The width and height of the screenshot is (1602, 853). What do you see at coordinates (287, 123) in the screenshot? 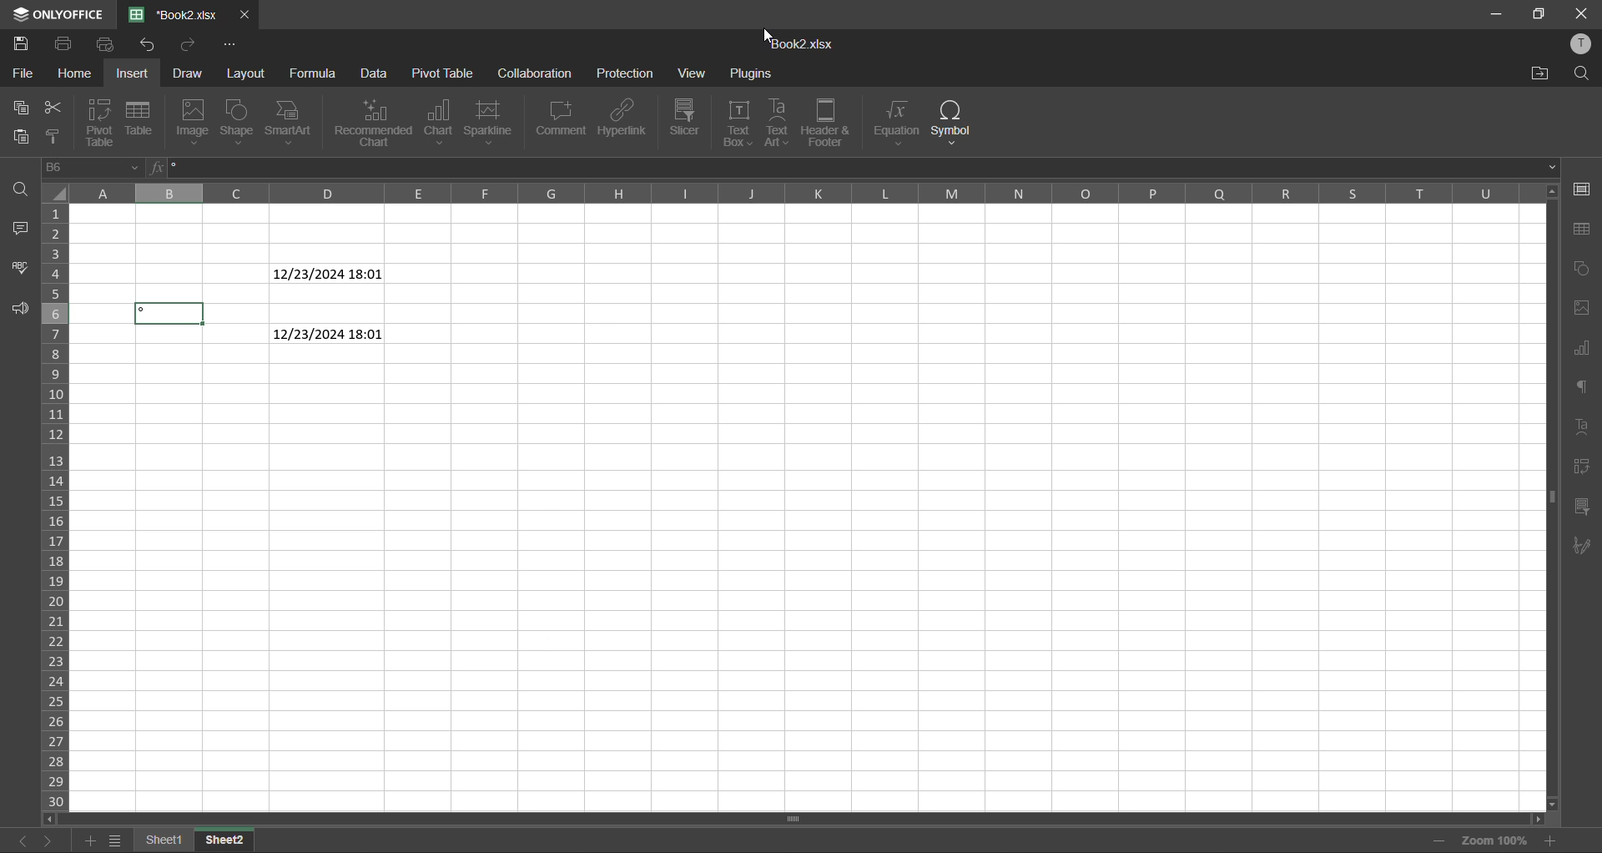
I see `smartart` at bounding box center [287, 123].